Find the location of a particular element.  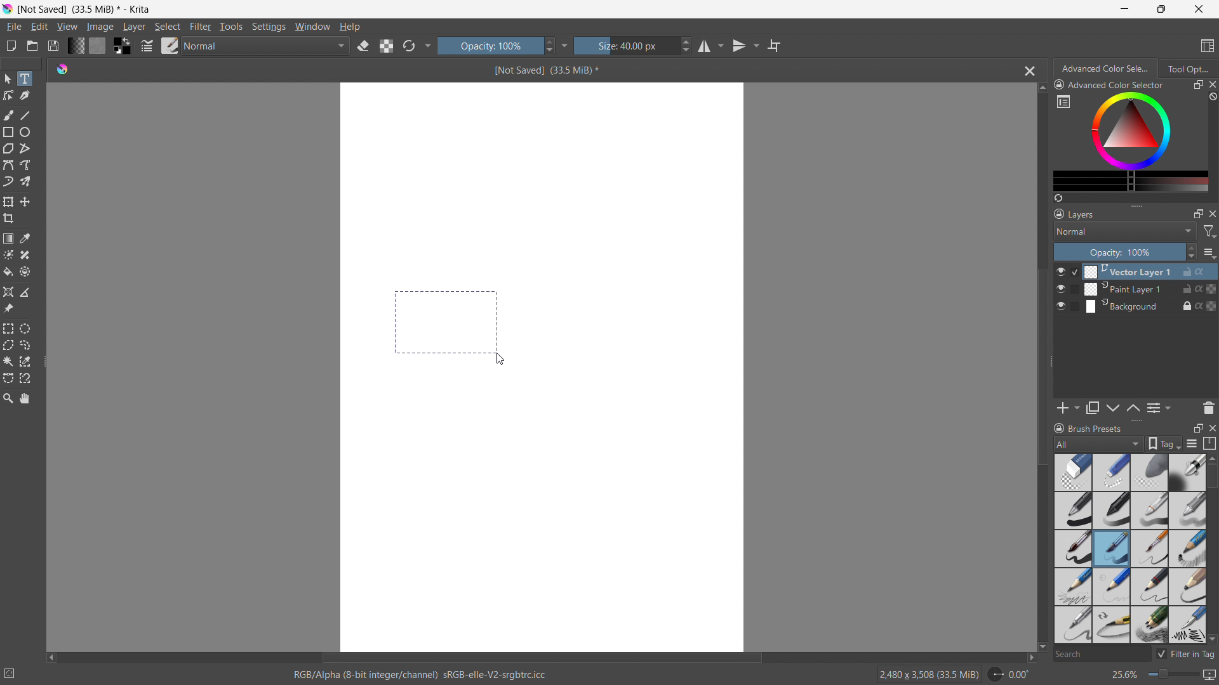

blur pencil is located at coordinates (1187, 509).